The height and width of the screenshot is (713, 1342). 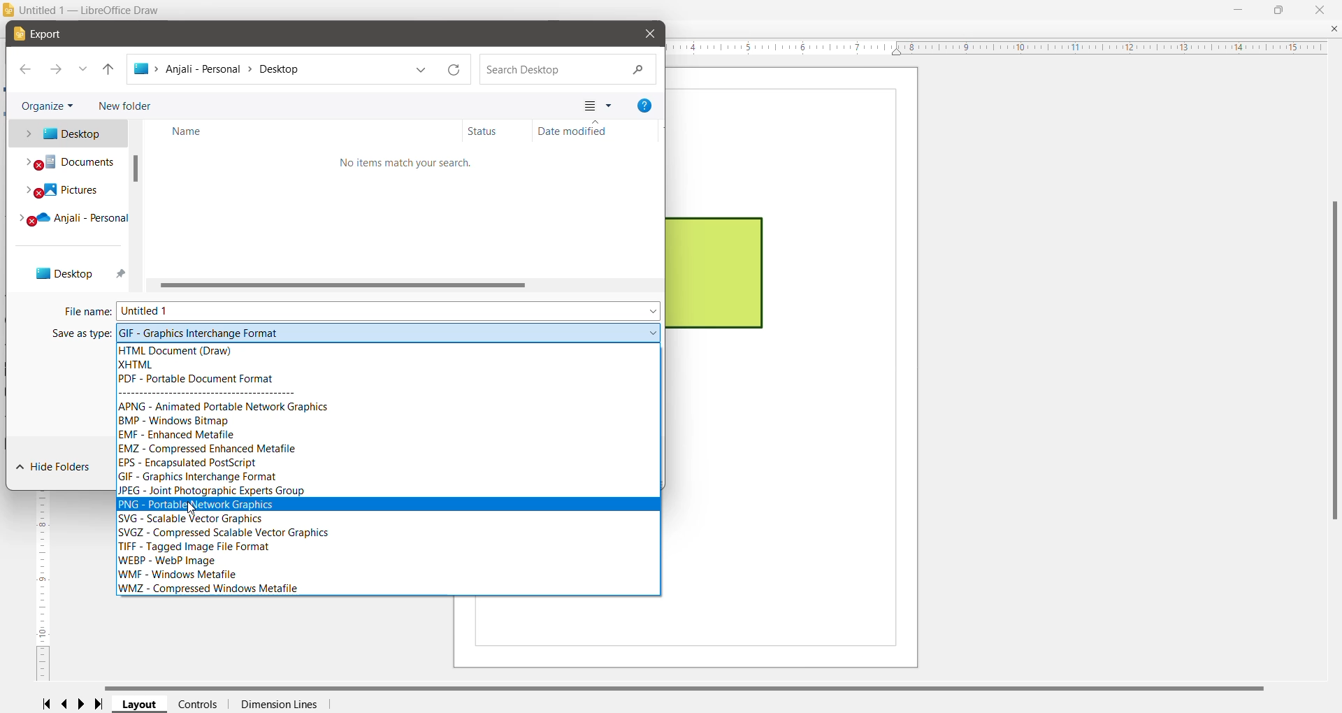 What do you see at coordinates (407, 285) in the screenshot?
I see `Horizontal Scroll Bar` at bounding box center [407, 285].